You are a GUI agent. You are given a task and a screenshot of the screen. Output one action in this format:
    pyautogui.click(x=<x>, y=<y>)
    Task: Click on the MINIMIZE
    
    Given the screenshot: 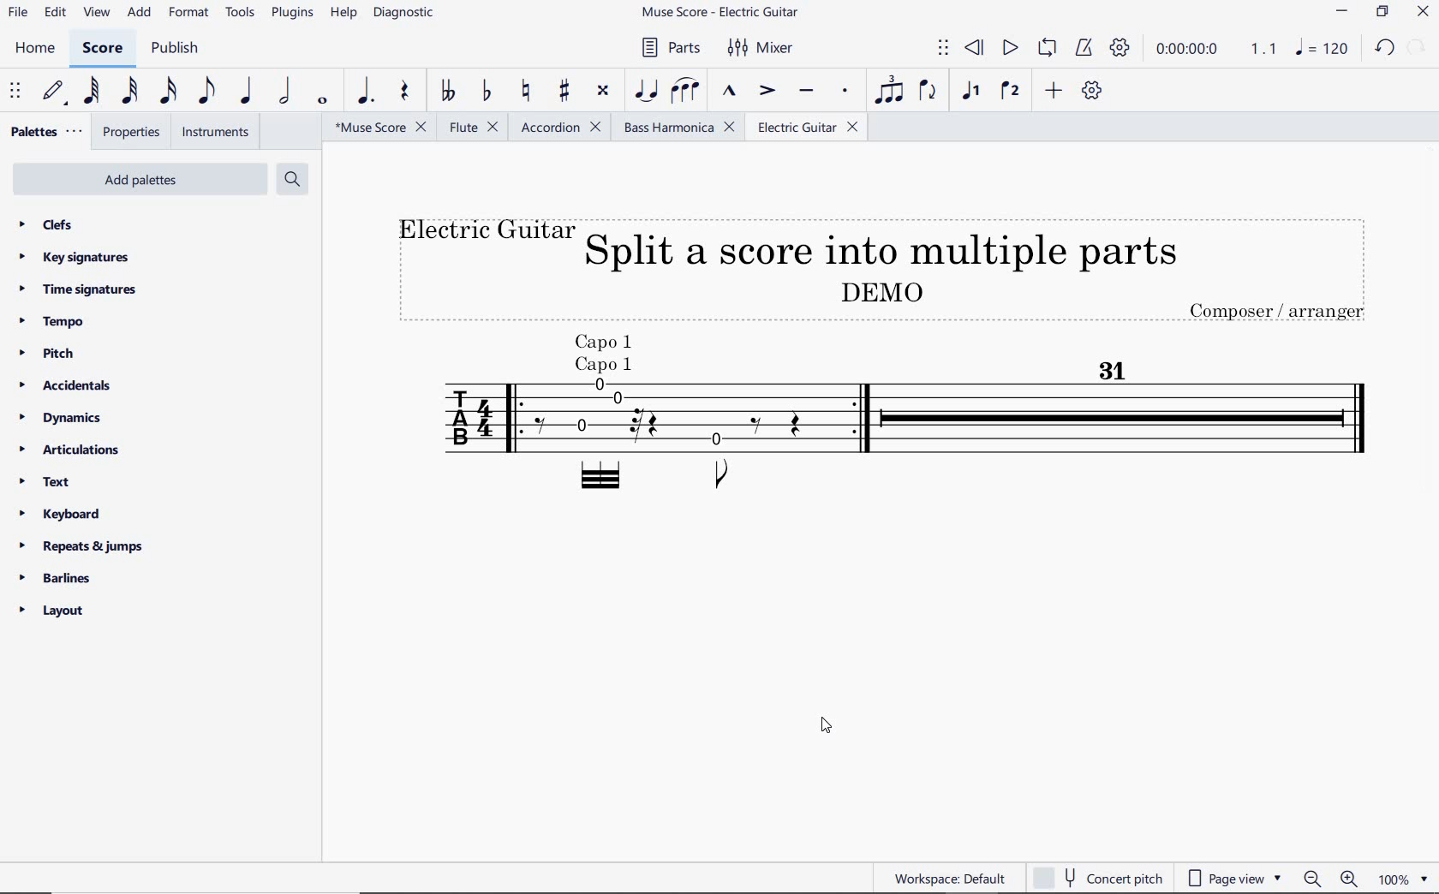 What is the action you would take?
    pyautogui.click(x=1343, y=13)
    